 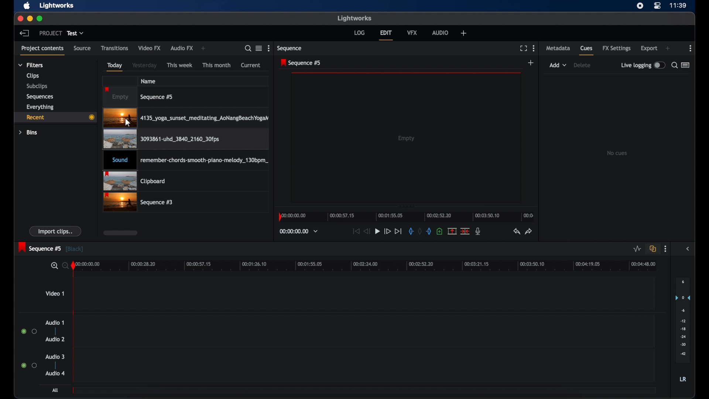 What do you see at coordinates (251, 65) in the screenshot?
I see `current` at bounding box center [251, 65].